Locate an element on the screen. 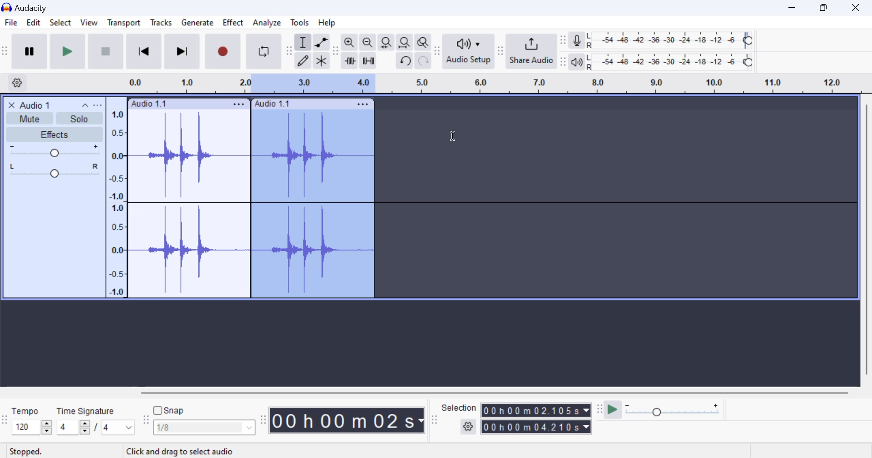  Record is located at coordinates (221, 52).